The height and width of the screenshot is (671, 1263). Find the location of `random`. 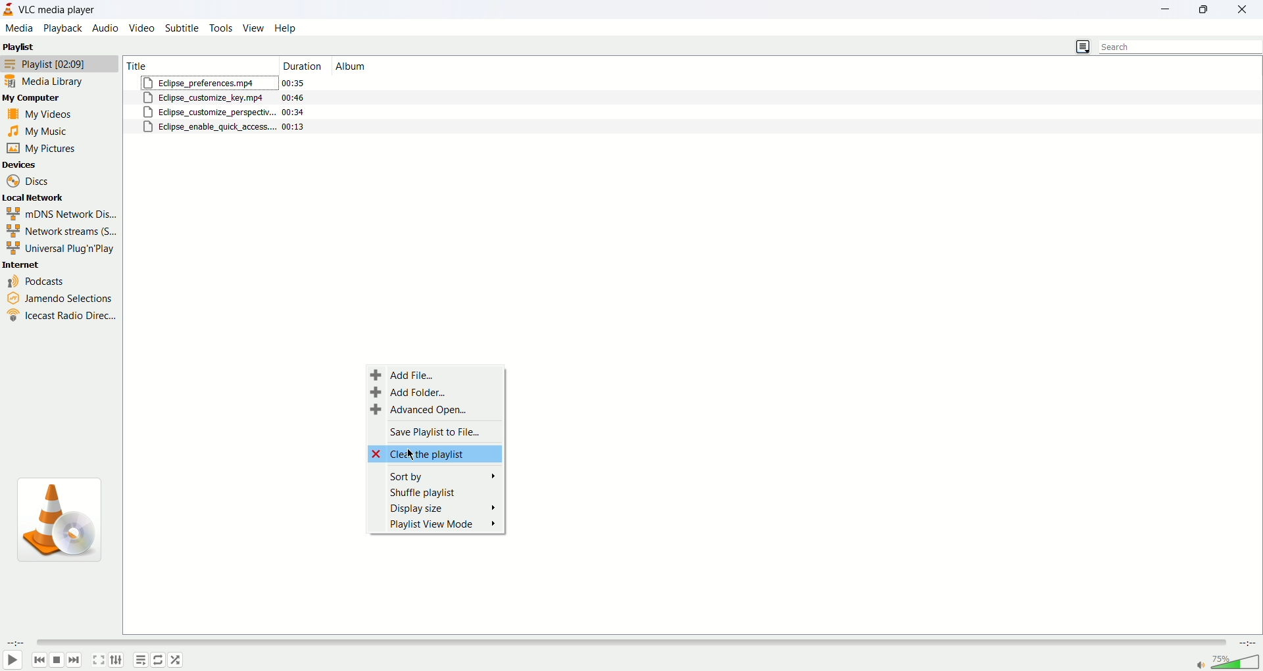

random is located at coordinates (176, 660).